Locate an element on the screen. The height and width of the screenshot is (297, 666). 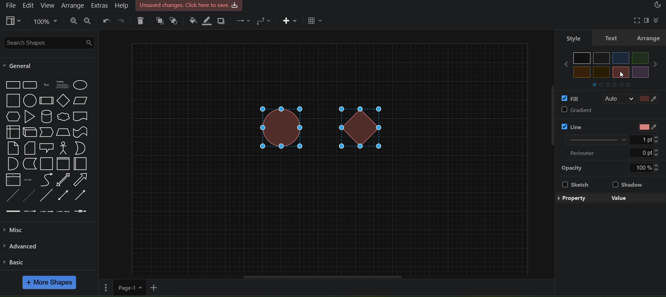
Unsaved changes is located at coordinates (188, 5).